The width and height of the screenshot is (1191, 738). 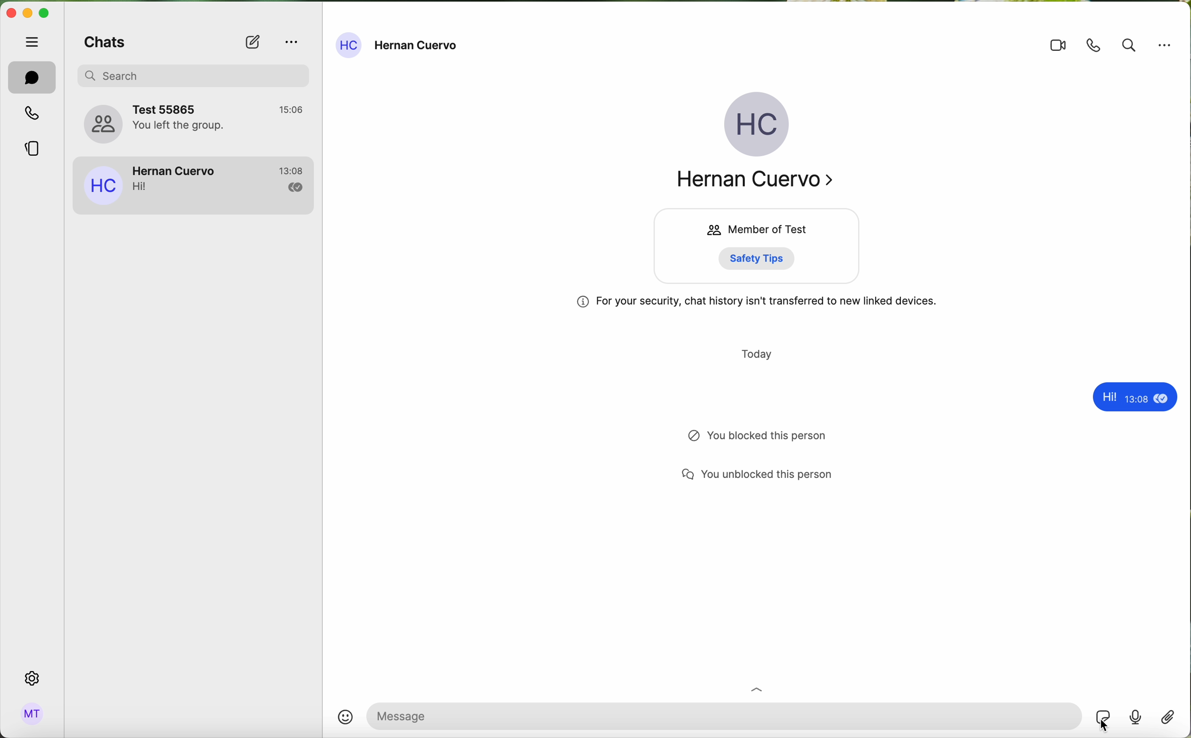 I want to click on settings, so click(x=33, y=678).